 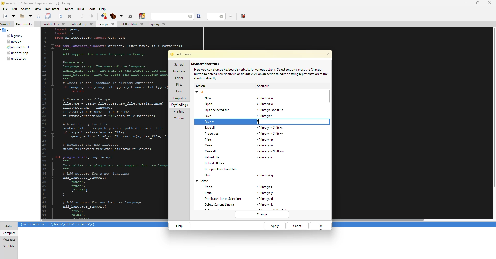 What do you see at coordinates (218, 110) in the screenshot?
I see `open selected` at bounding box center [218, 110].